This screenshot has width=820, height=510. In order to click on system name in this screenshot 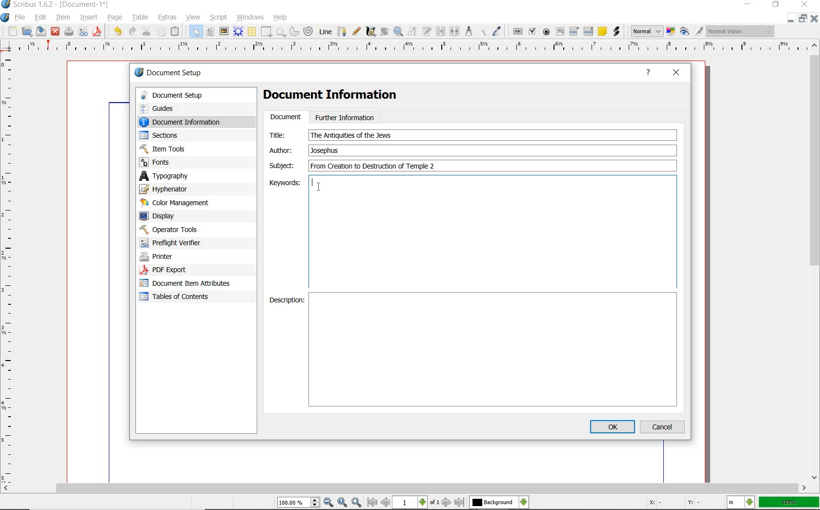, I will do `click(55, 5)`.